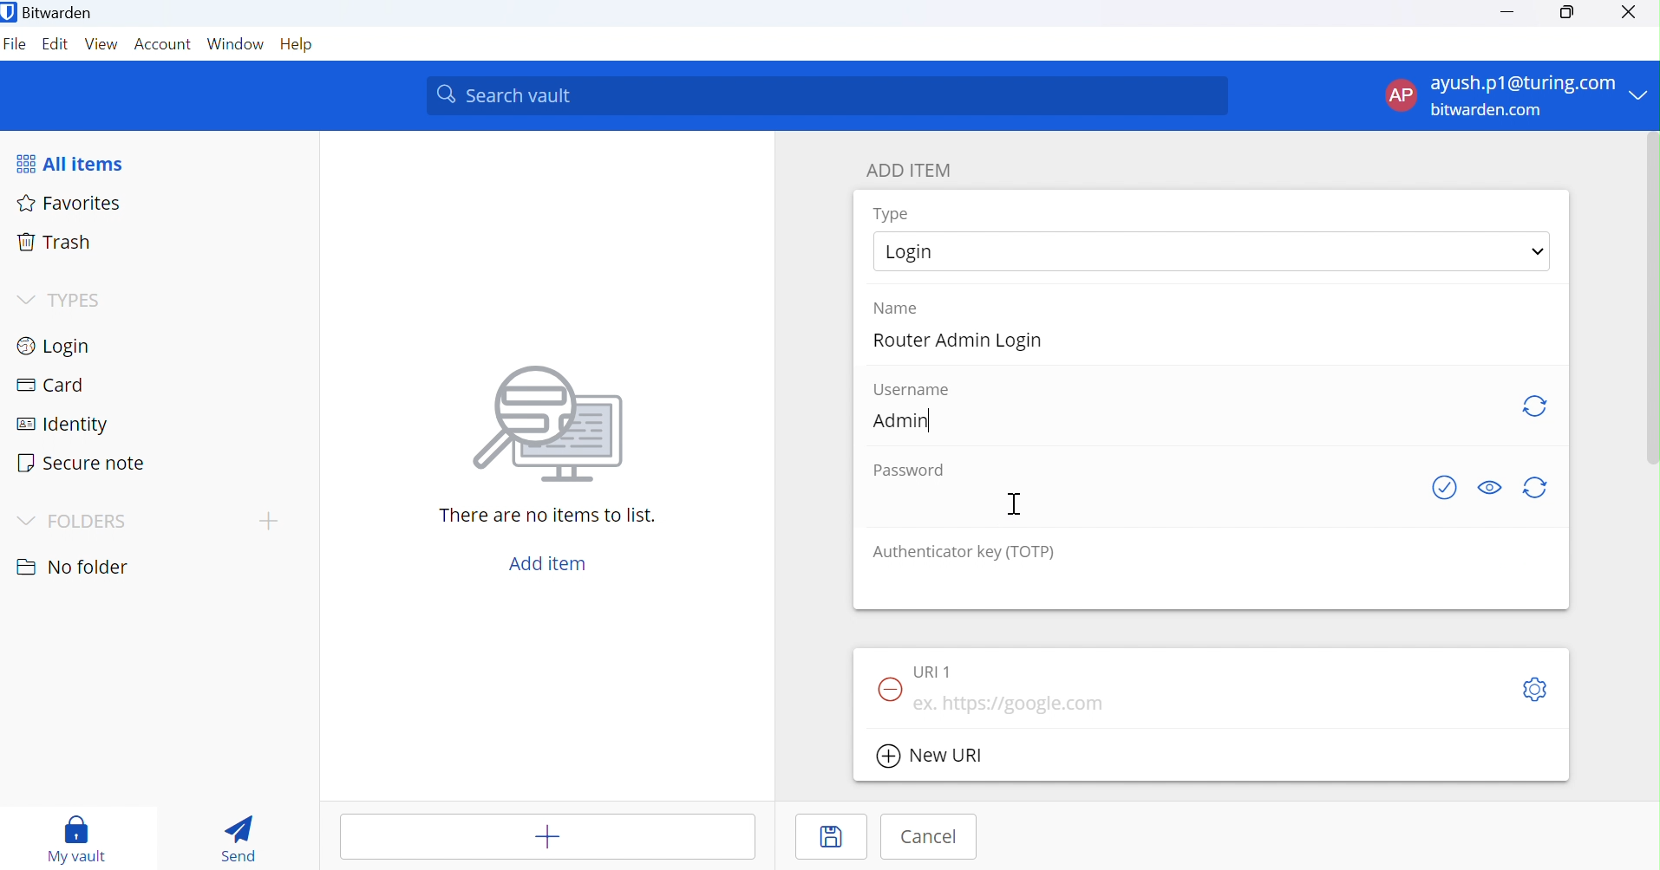  I want to click on Password, so click(906, 469).